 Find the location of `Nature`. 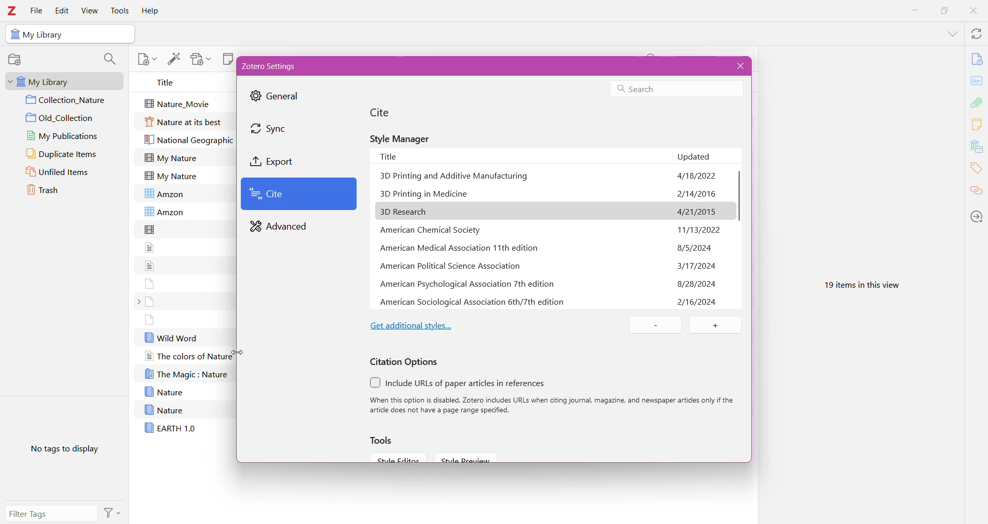

Nature is located at coordinates (164, 409).